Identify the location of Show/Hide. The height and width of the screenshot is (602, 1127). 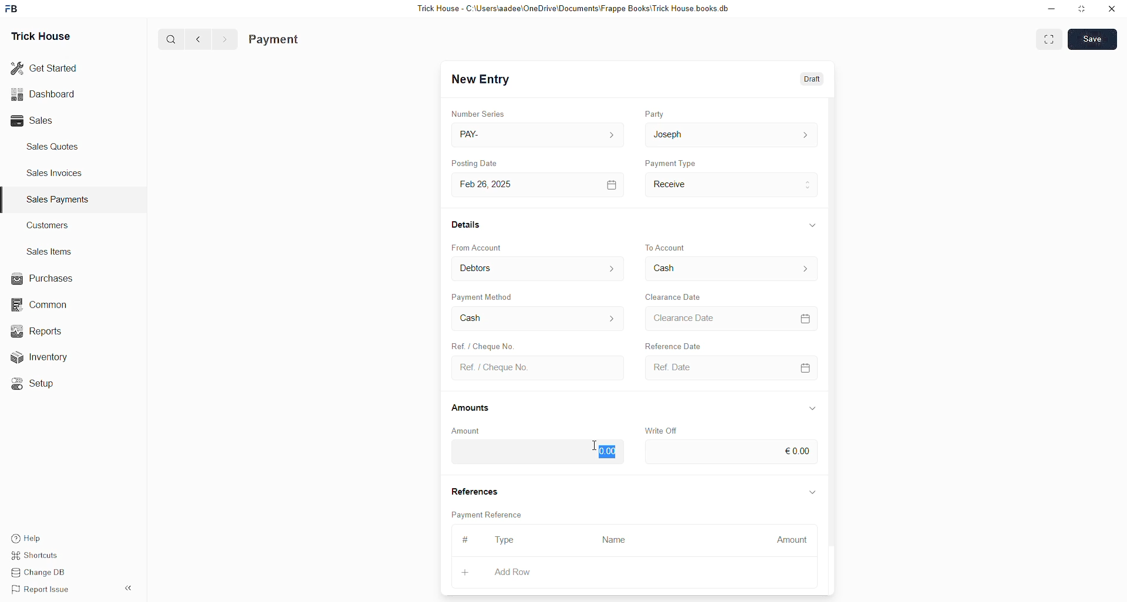
(813, 225).